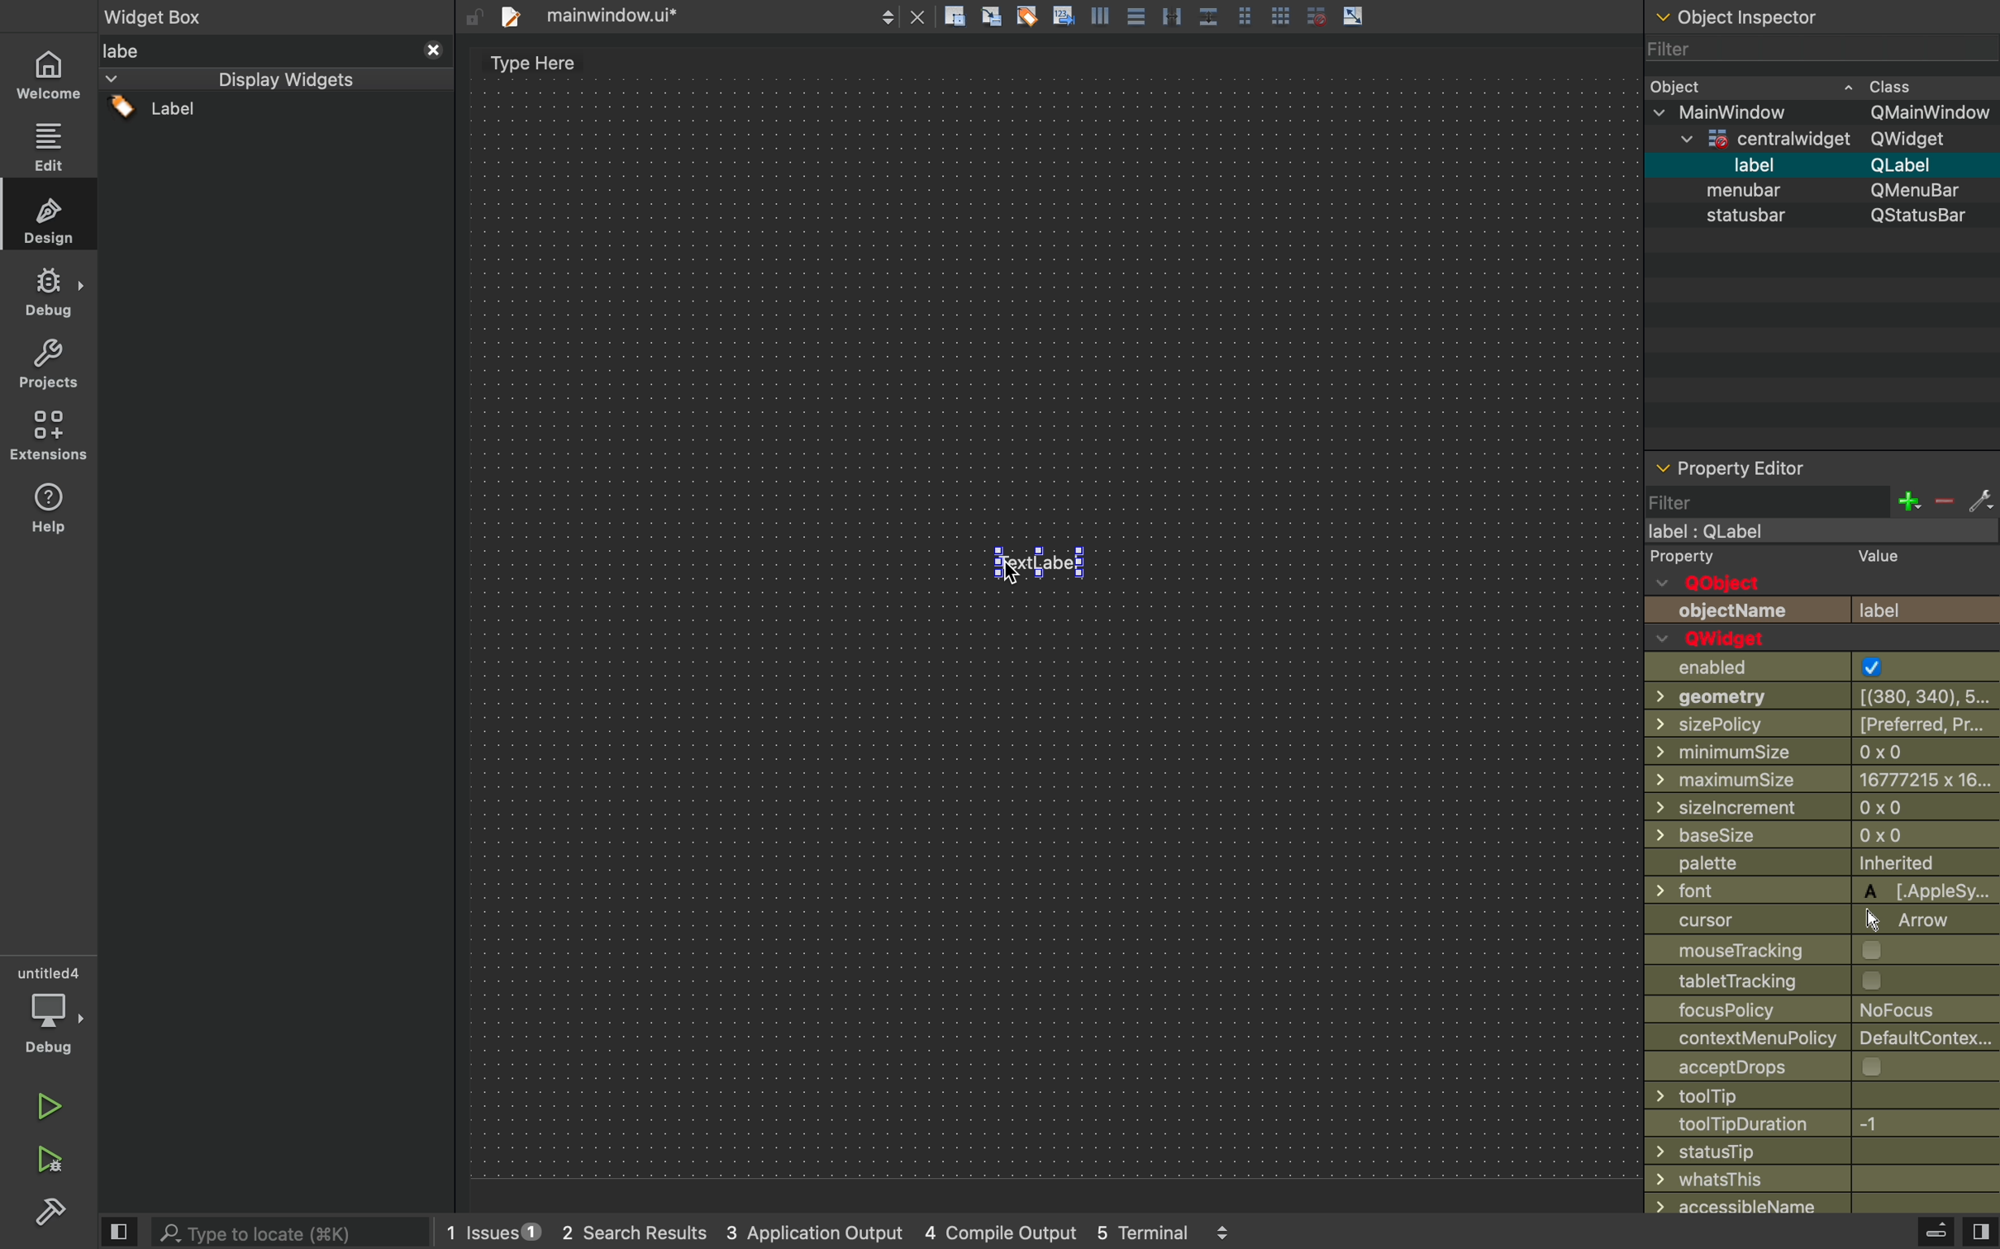  I want to click on debug menu, so click(1917, 1232).